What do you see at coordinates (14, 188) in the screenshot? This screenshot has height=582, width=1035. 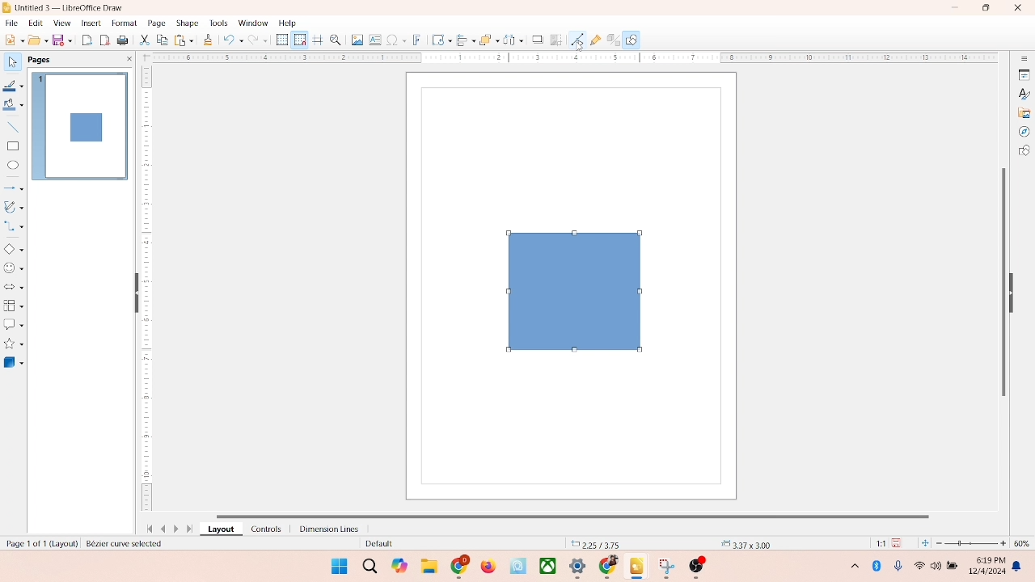 I see `lines and arrows` at bounding box center [14, 188].